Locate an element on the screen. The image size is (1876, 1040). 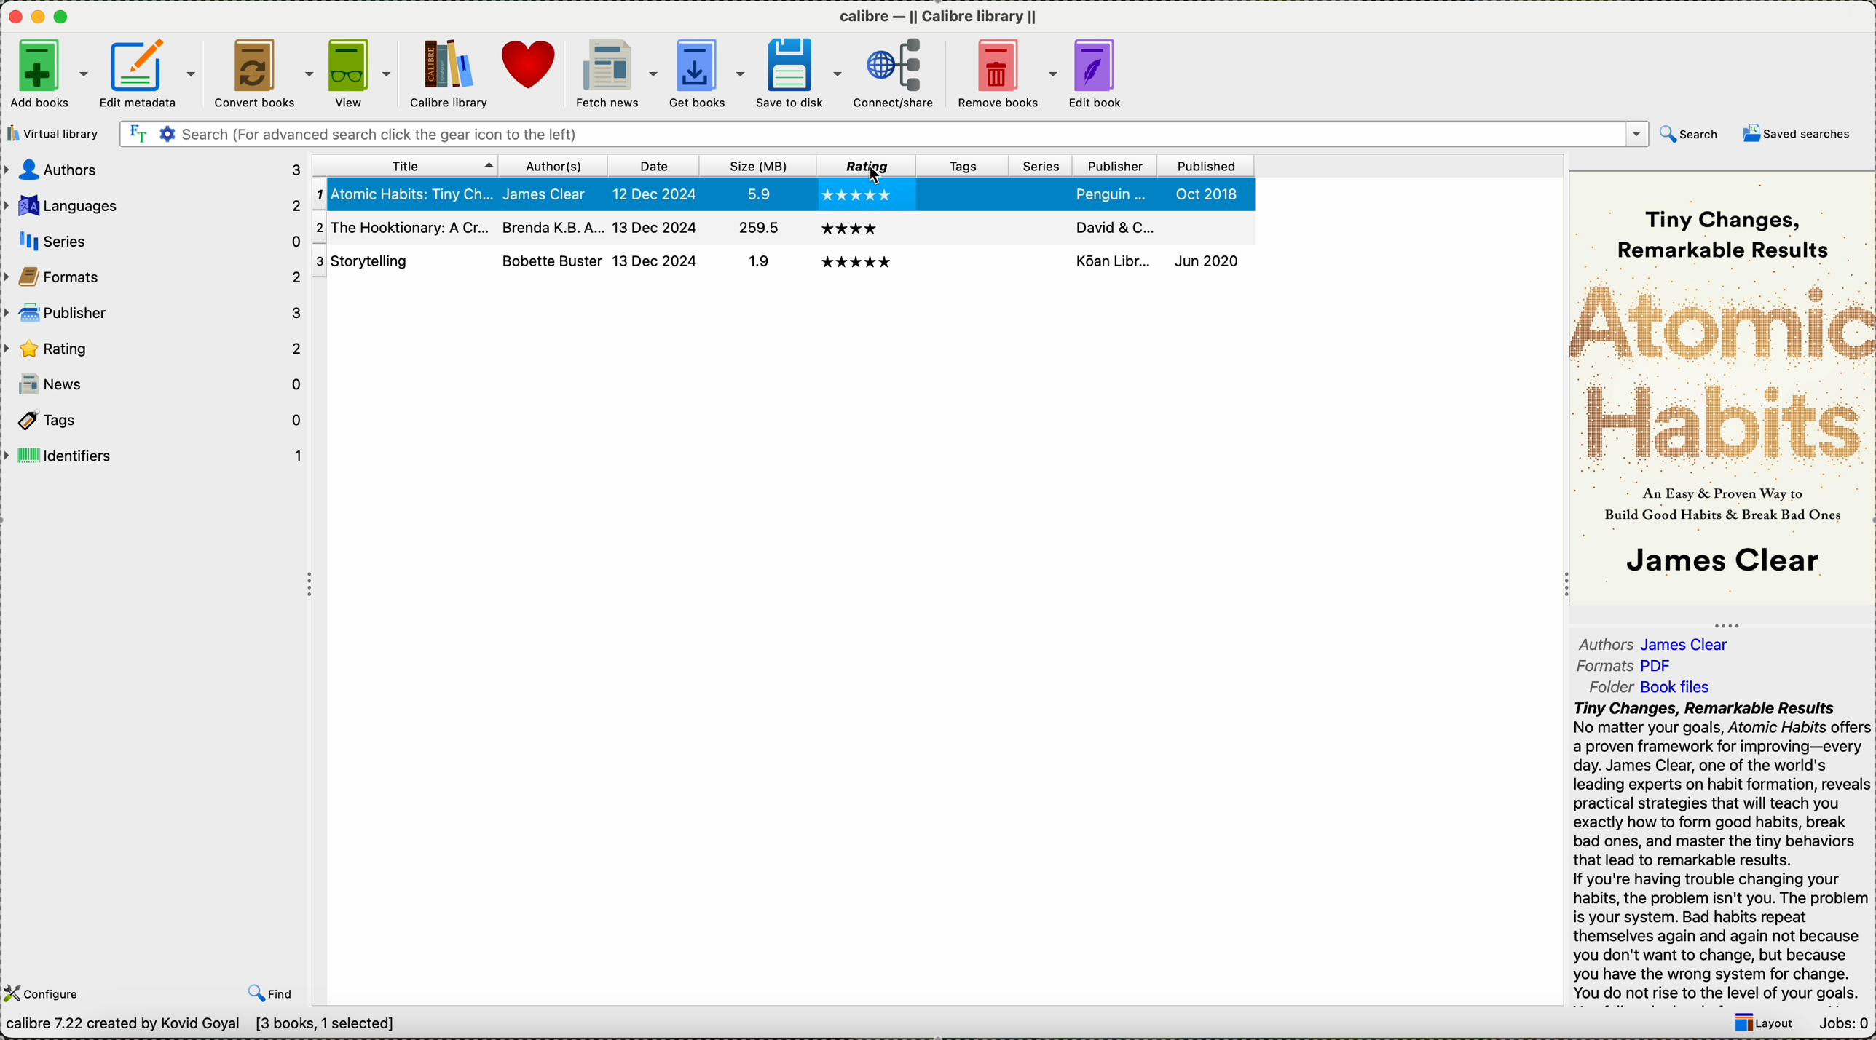
edit book is located at coordinates (1100, 73).